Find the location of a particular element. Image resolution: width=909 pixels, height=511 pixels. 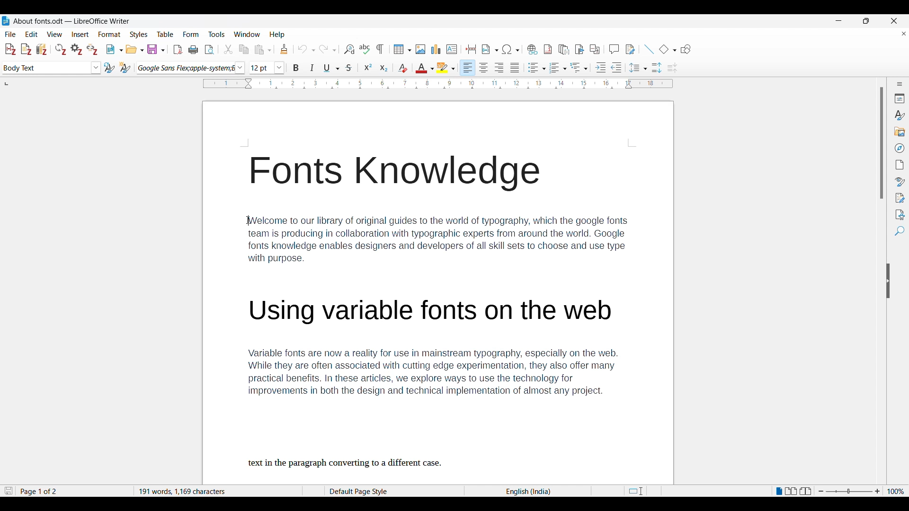

Insert menu is located at coordinates (80, 35).